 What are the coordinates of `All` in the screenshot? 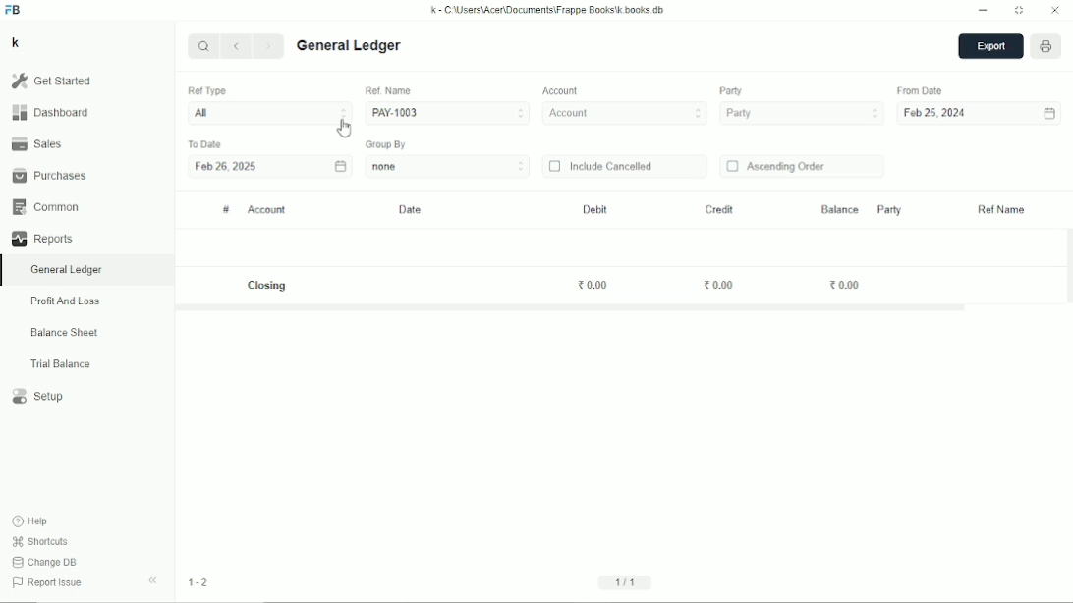 It's located at (269, 114).